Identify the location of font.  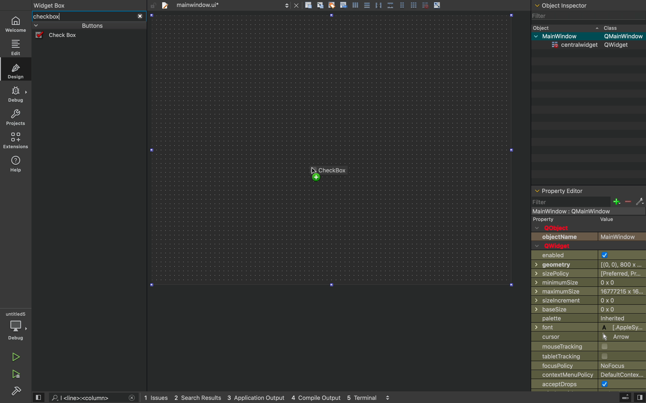
(589, 327).